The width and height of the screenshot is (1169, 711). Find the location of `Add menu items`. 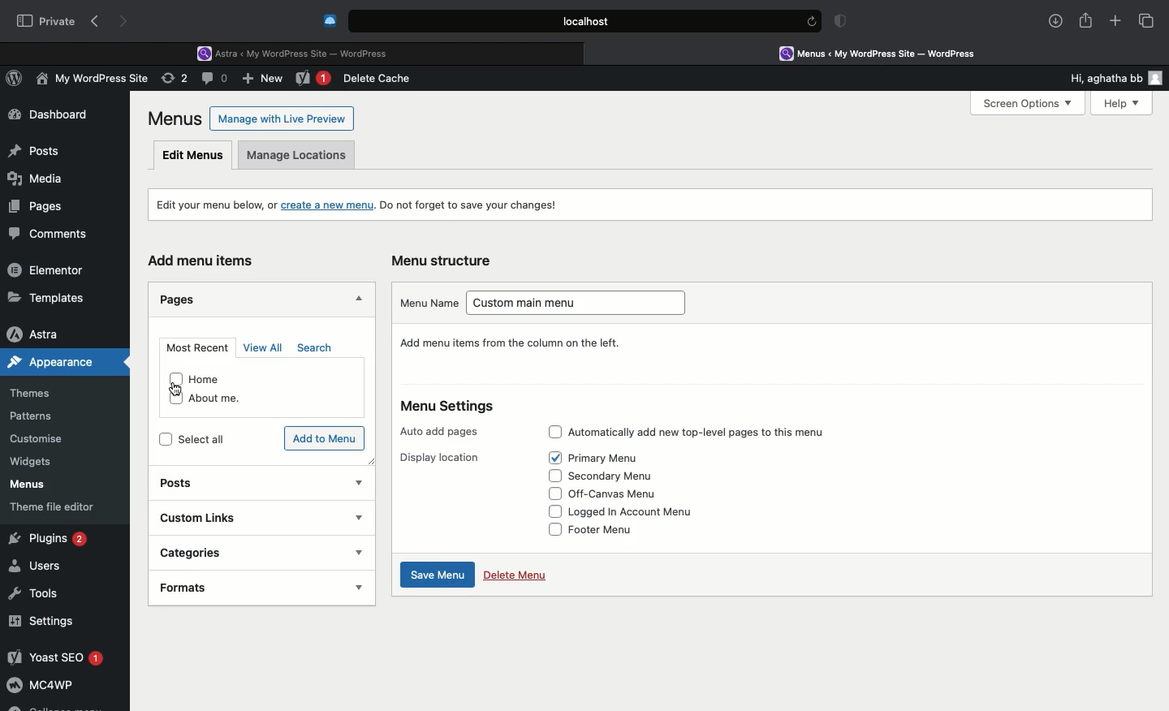

Add menu items is located at coordinates (208, 261).